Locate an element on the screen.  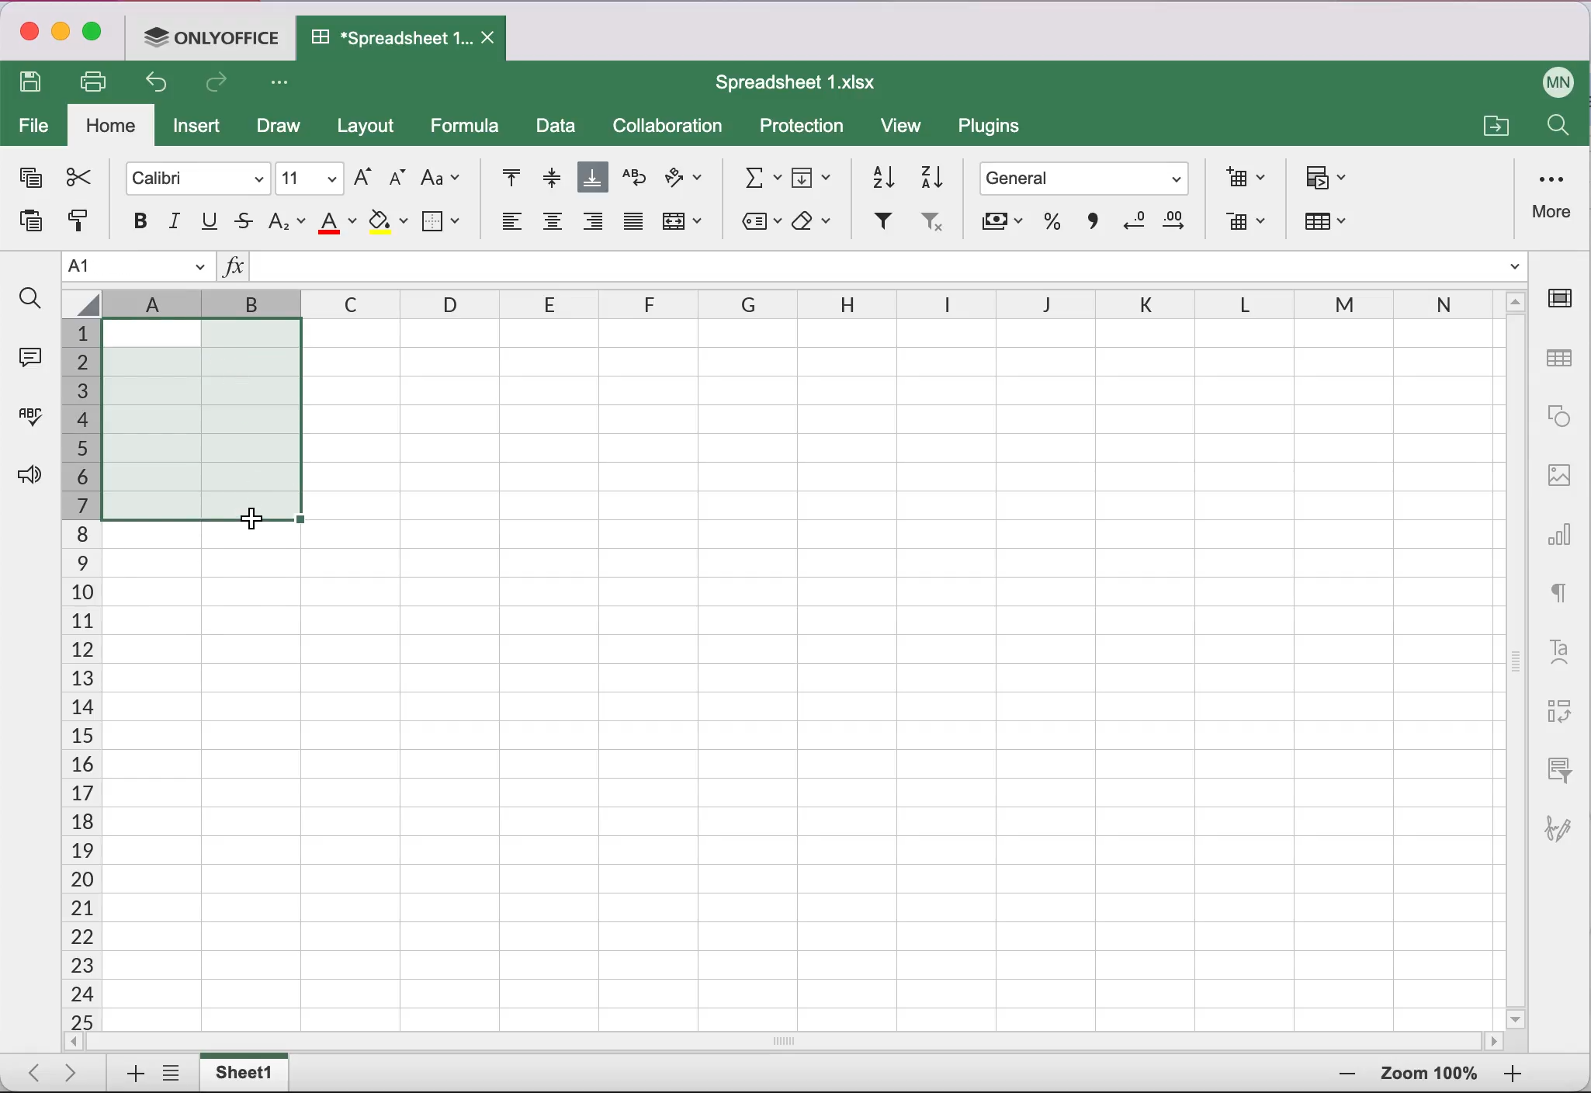
Insert function is located at coordinates (233, 269).